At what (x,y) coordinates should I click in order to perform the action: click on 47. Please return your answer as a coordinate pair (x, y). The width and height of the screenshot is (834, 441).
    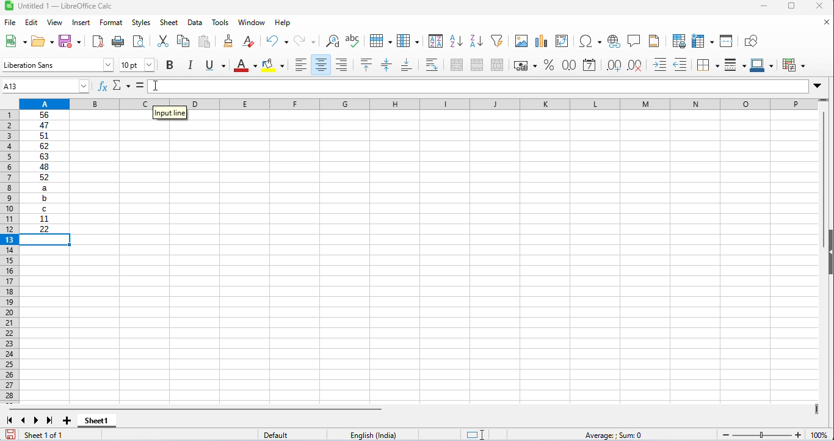
    Looking at the image, I should click on (44, 125).